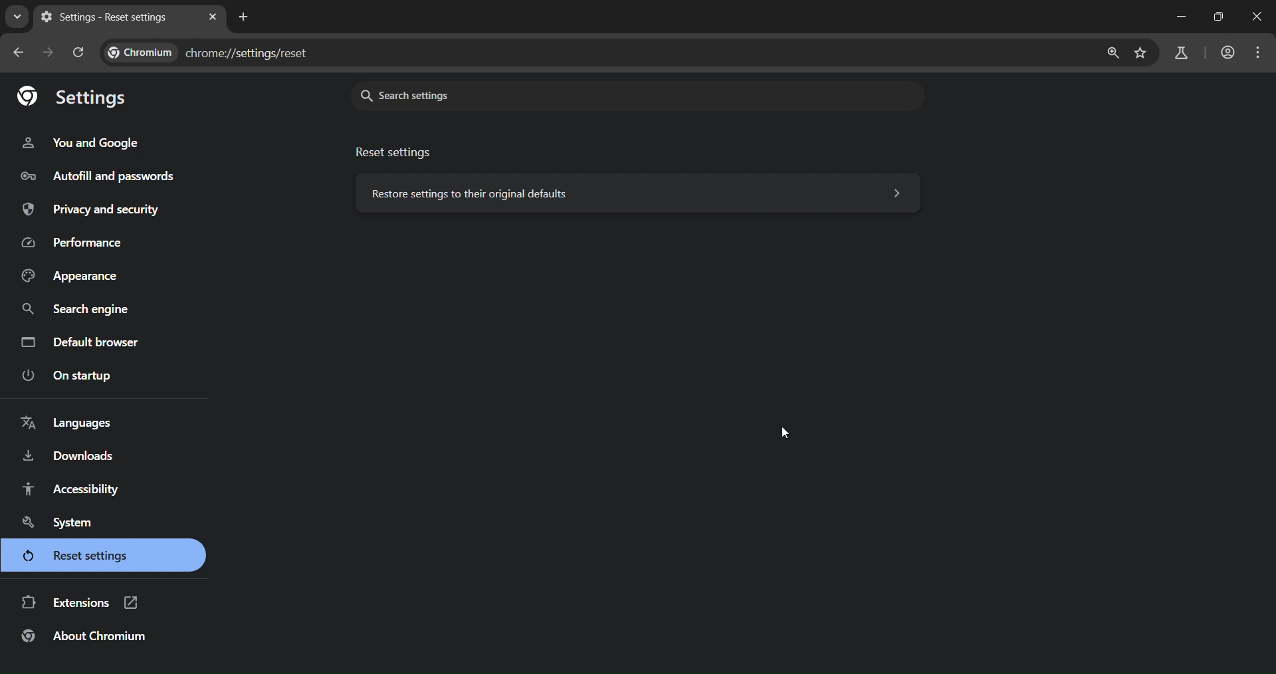 Image resolution: width=1276 pixels, height=674 pixels. I want to click on bookmark page, so click(1142, 55).